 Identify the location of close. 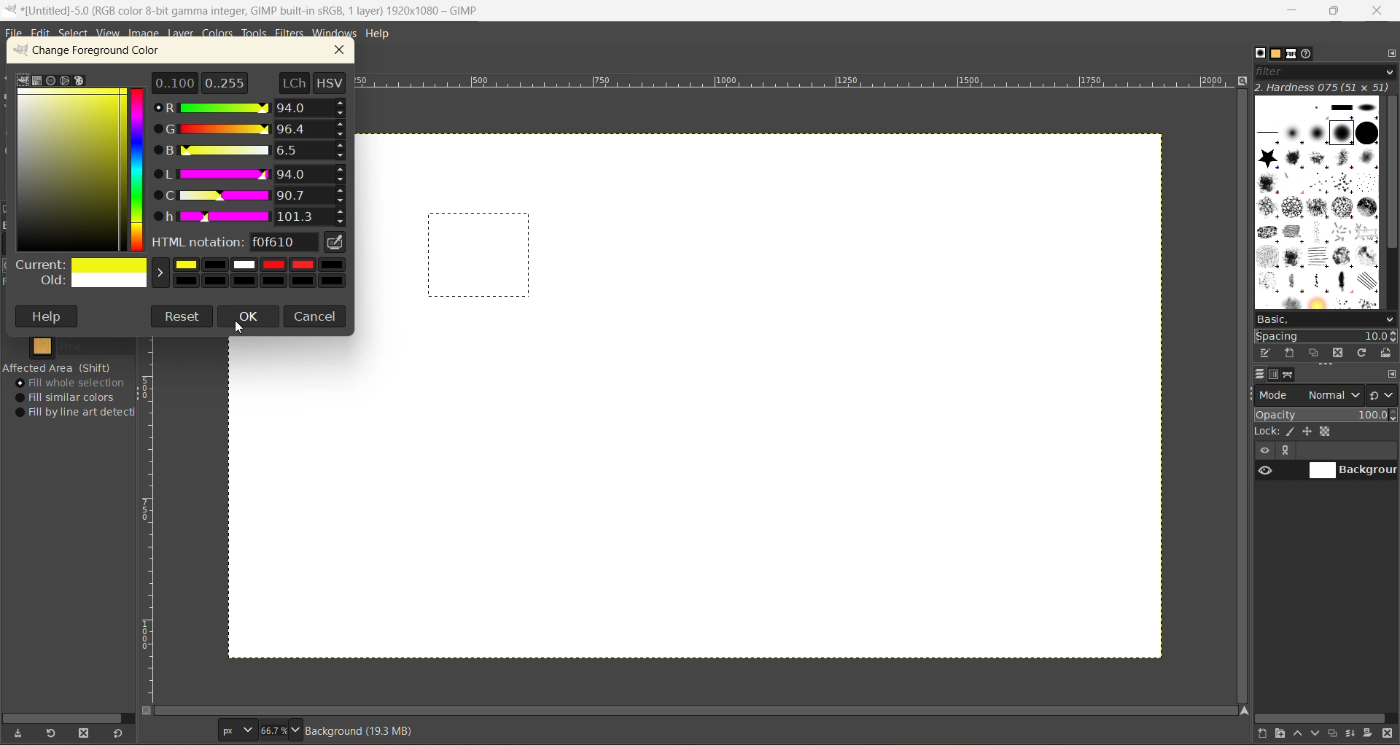
(345, 50).